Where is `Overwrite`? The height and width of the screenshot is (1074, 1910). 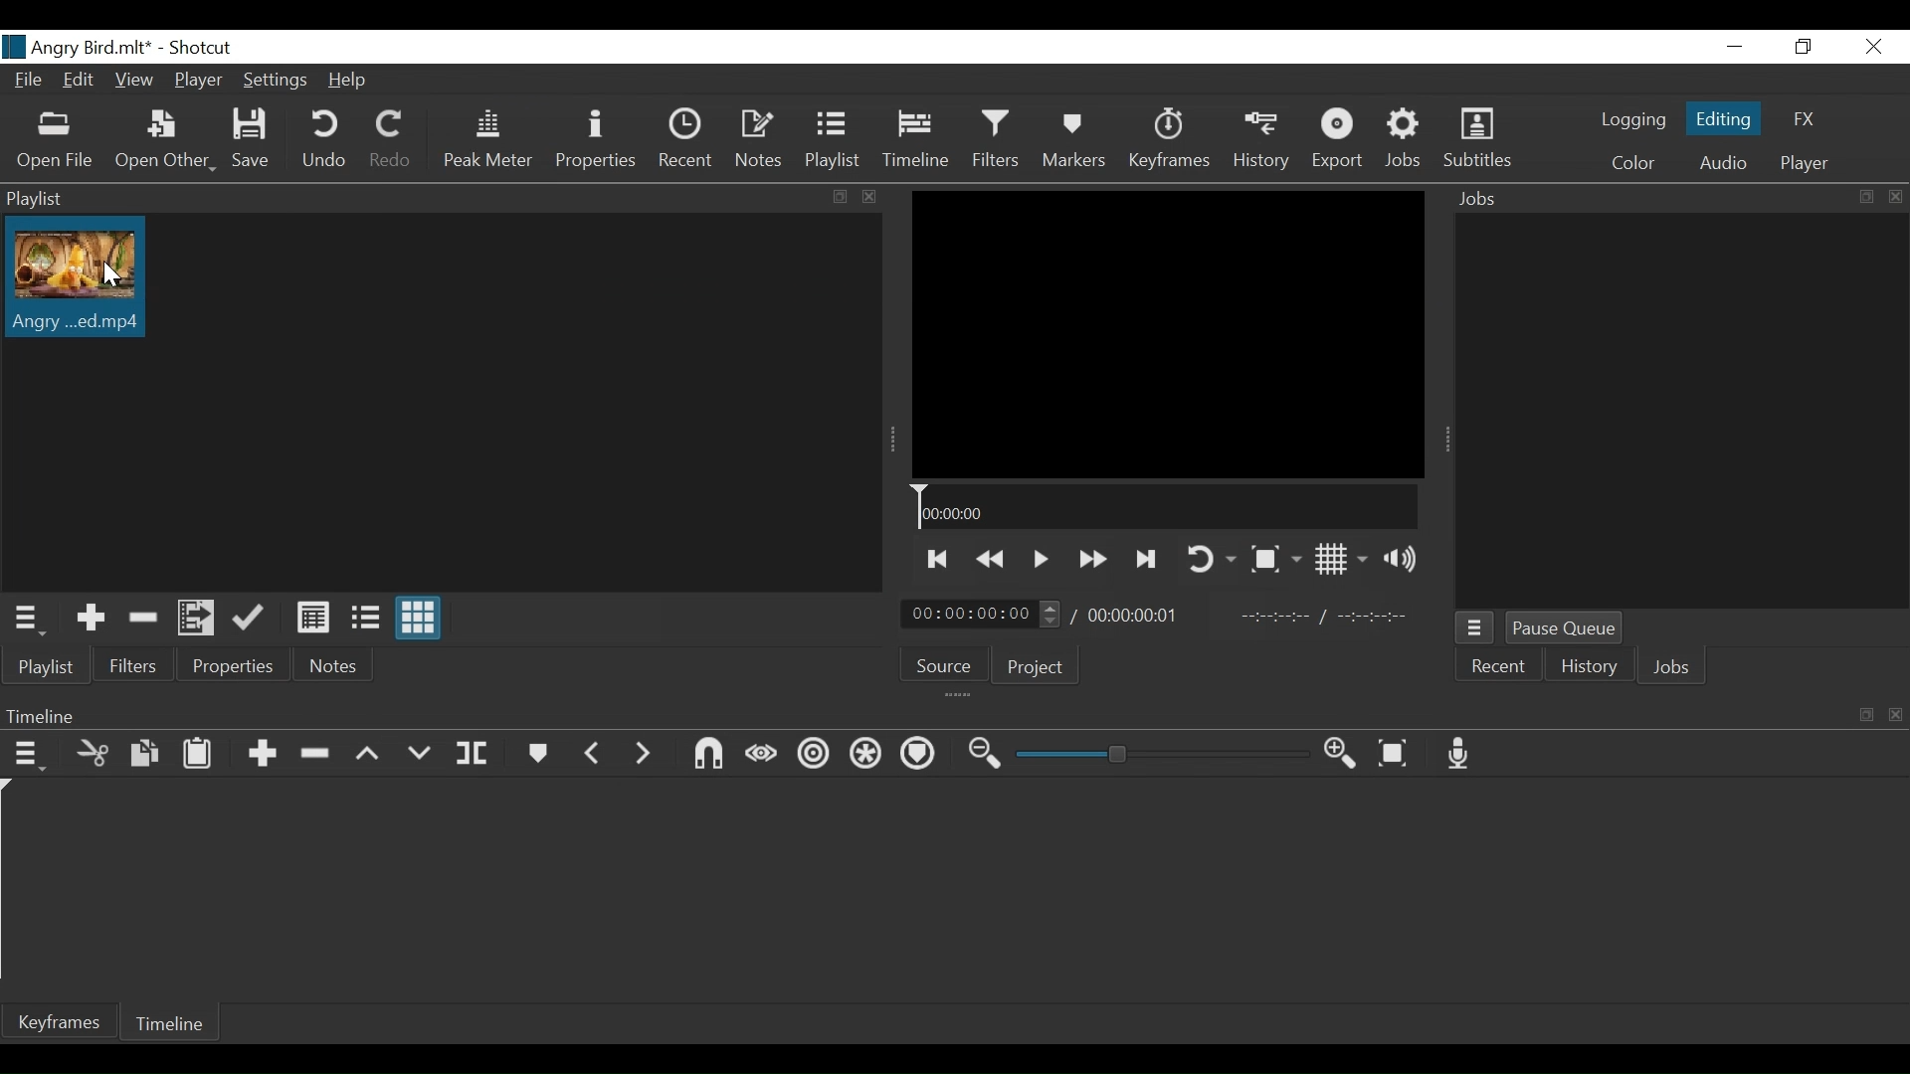
Overwrite is located at coordinates (417, 755).